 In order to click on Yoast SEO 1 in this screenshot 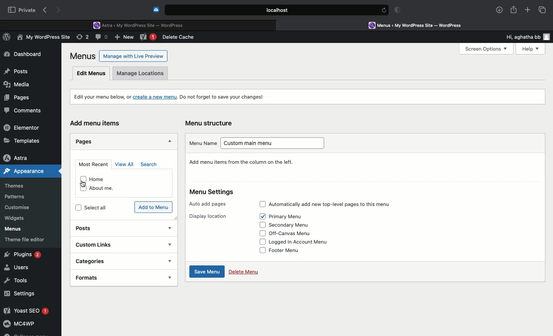, I will do `click(26, 310)`.